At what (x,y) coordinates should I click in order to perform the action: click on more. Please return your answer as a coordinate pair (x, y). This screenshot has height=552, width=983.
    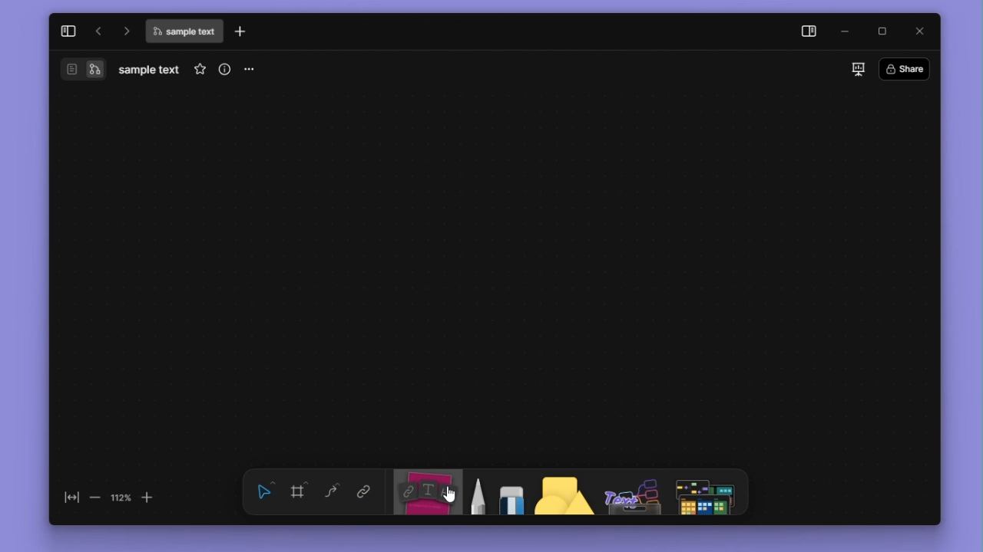
    Looking at the image, I should click on (247, 71).